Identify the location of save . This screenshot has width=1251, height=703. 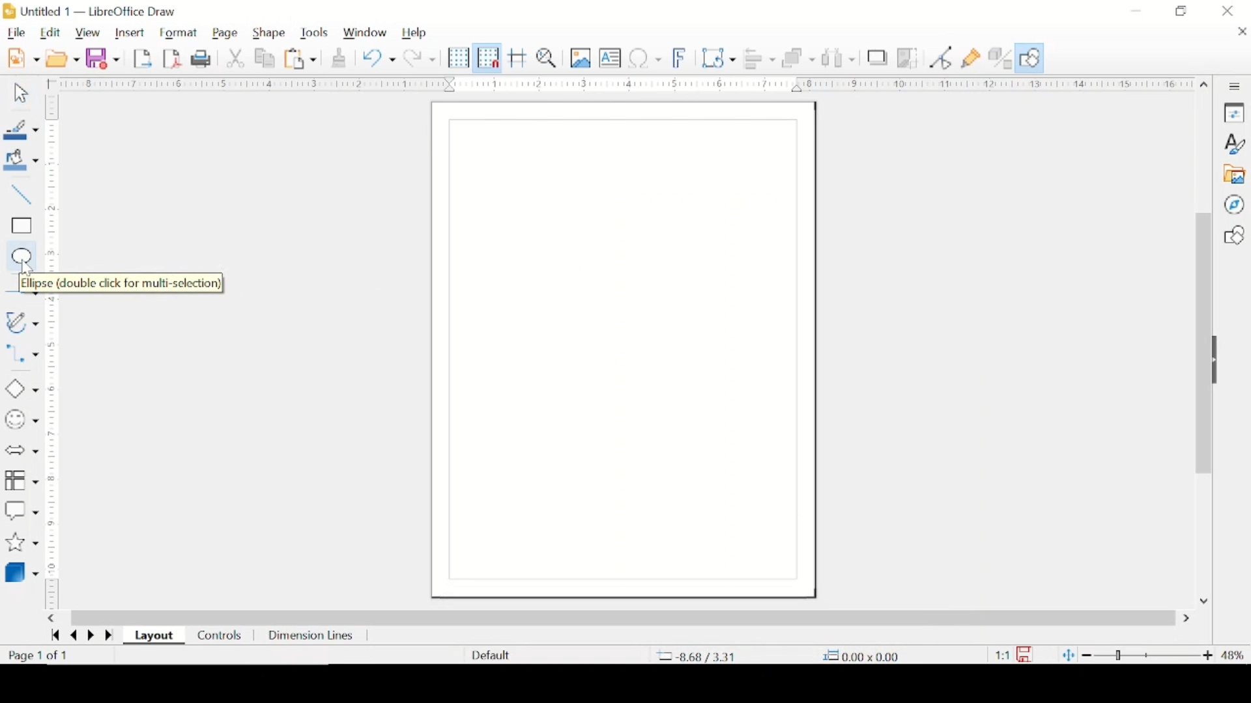
(103, 58).